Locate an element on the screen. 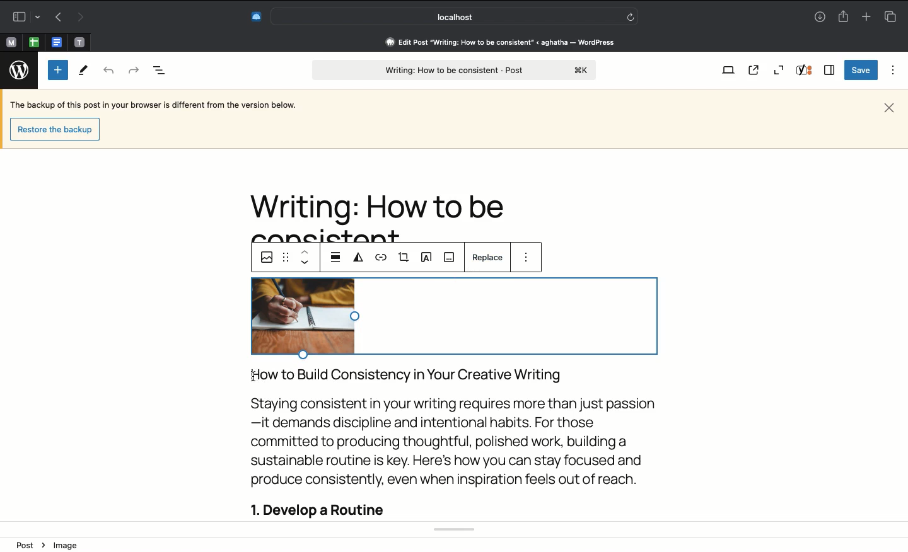  Downloads is located at coordinates (821, 16).